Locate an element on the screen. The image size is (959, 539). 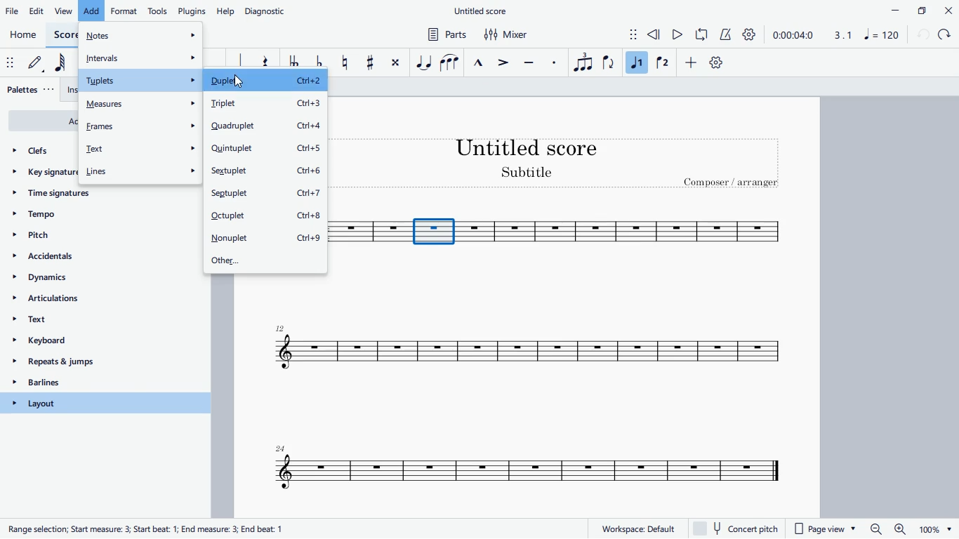
intervals is located at coordinates (140, 56).